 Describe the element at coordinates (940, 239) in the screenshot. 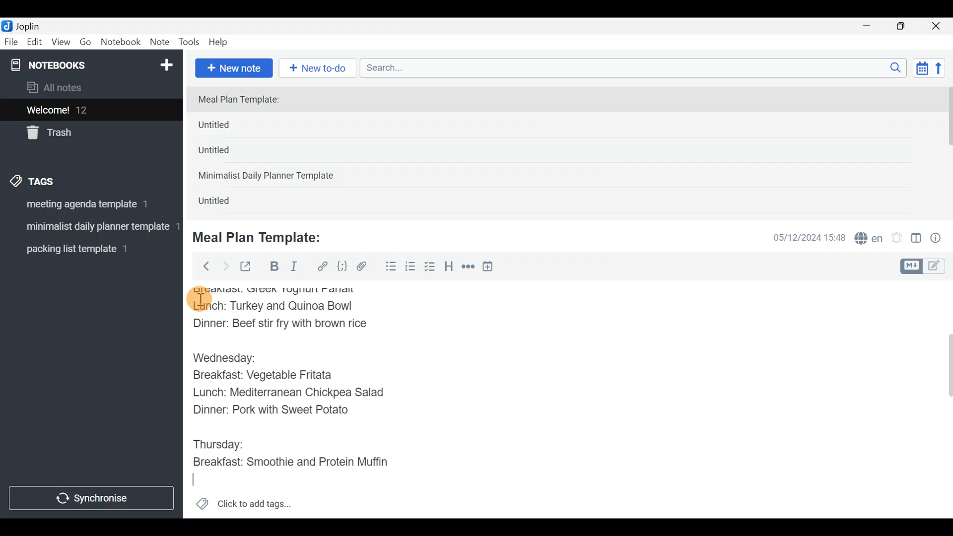

I see `Note properties` at that location.